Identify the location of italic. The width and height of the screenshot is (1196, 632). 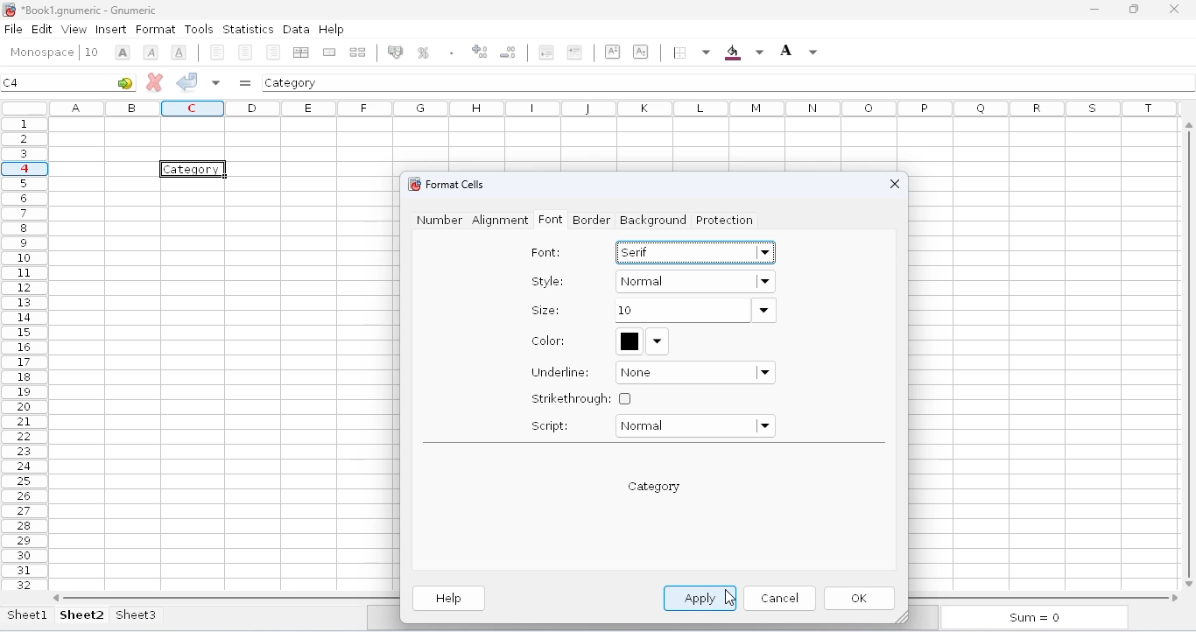
(151, 53).